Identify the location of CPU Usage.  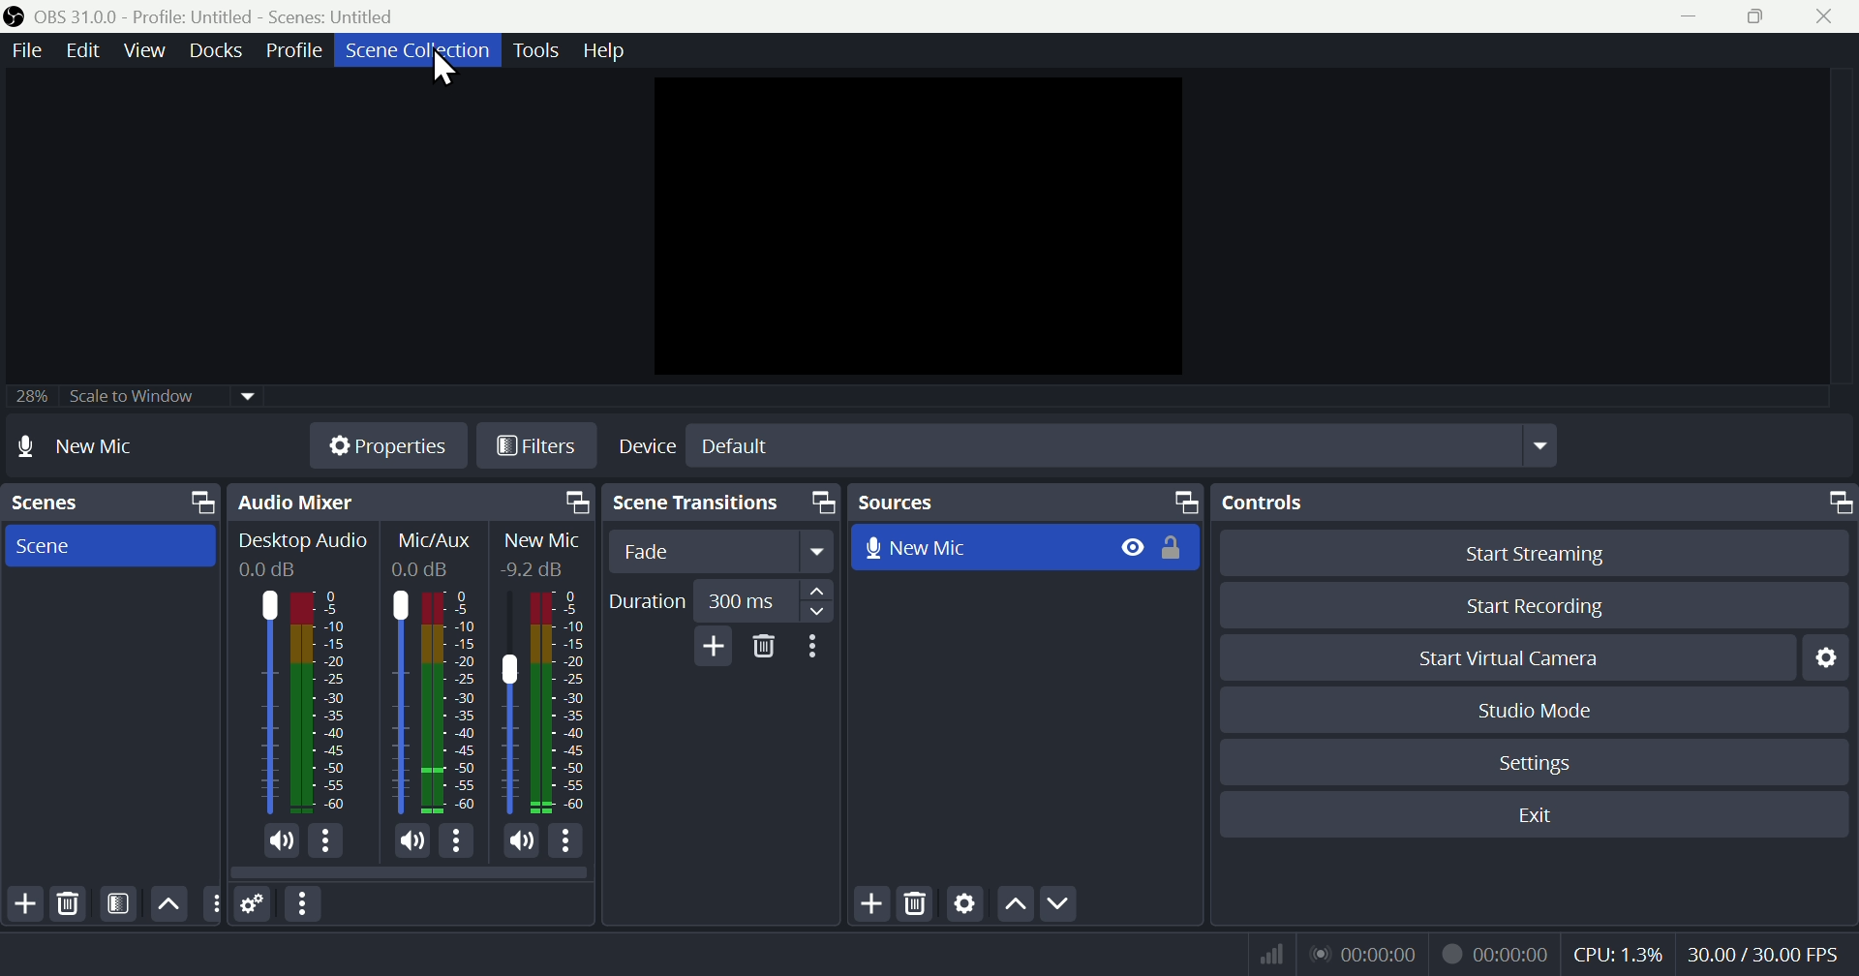
(1621, 955).